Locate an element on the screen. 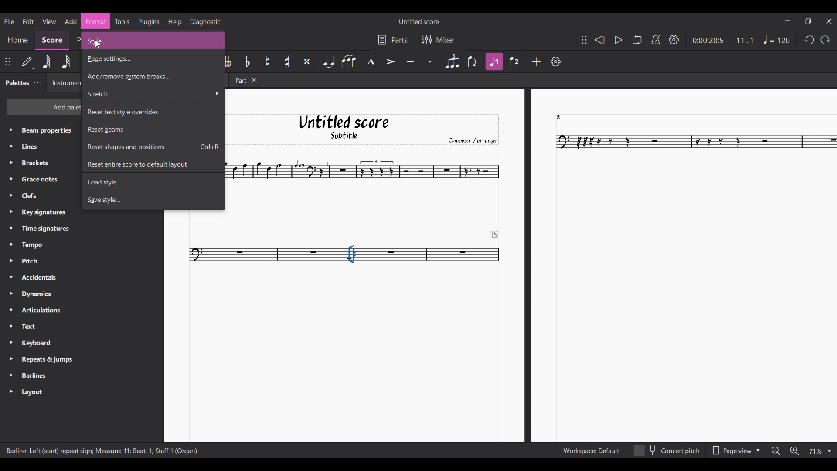 The image size is (837, 471). Add/remove system breaks is located at coordinates (153, 75).